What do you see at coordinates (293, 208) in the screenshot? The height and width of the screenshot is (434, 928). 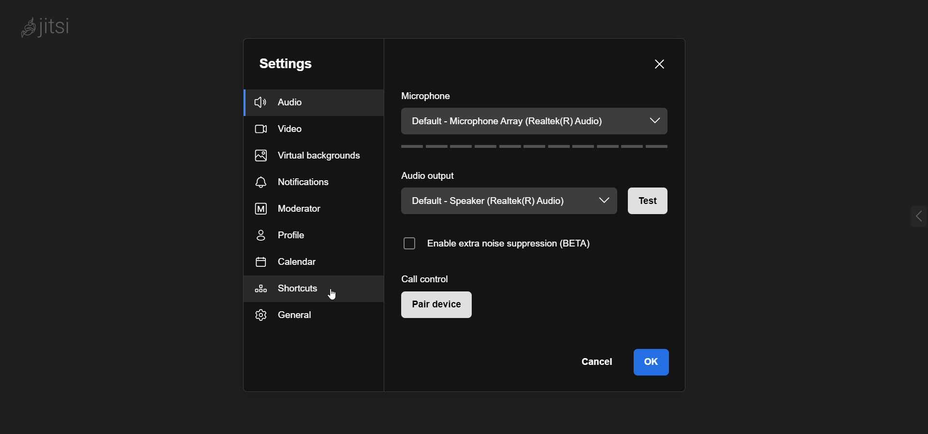 I see `moderator` at bounding box center [293, 208].